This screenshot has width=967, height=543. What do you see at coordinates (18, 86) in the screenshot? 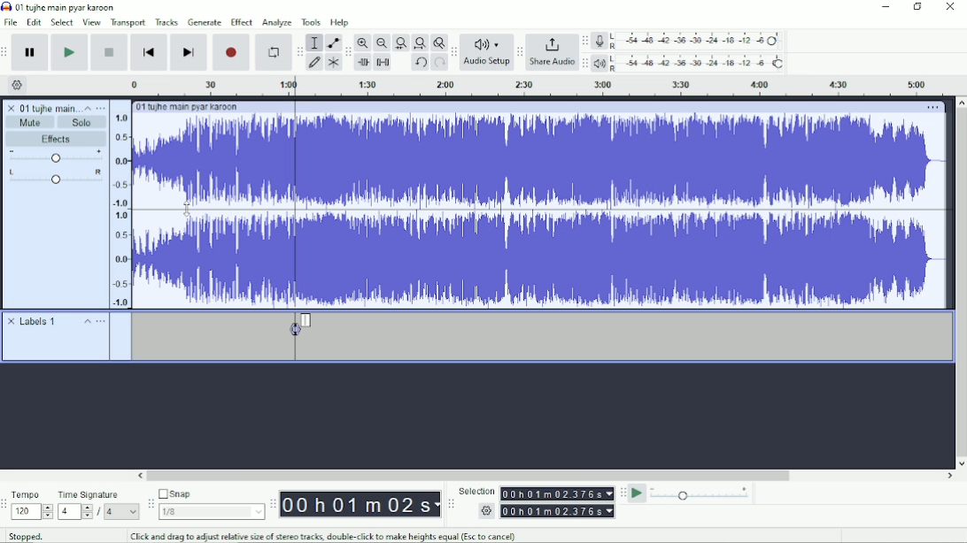
I see `Timeline options` at bounding box center [18, 86].